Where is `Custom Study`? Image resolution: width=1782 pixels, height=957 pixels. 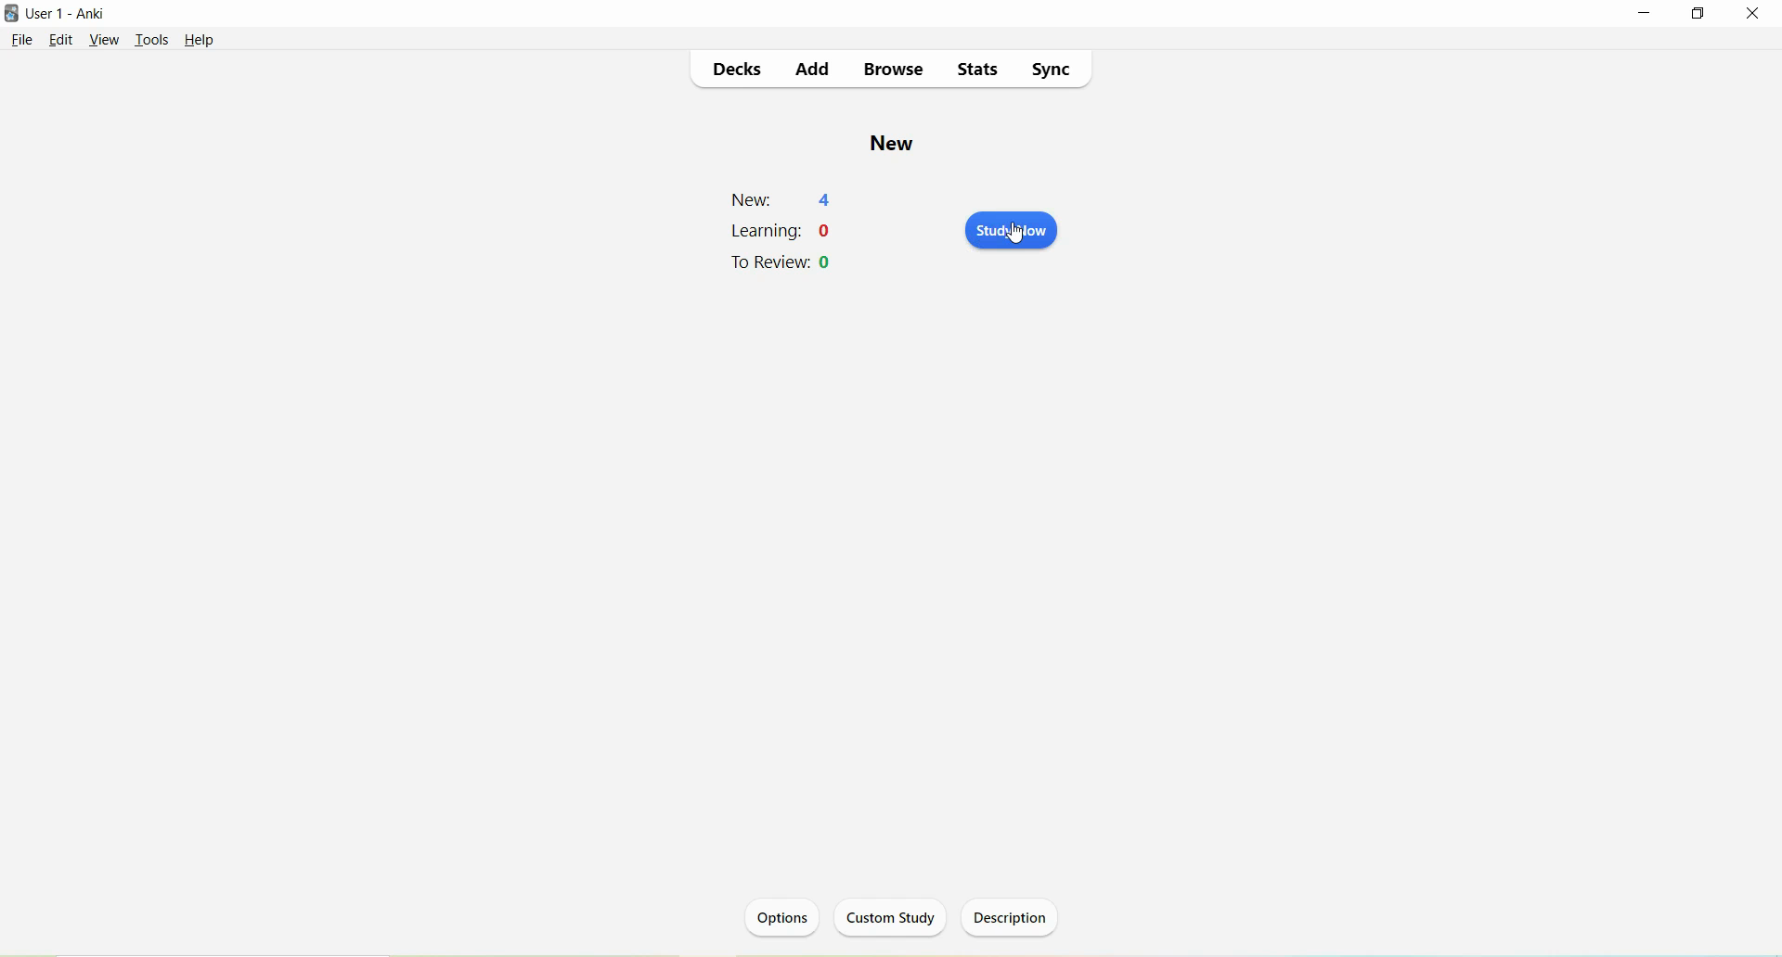
Custom Study is located at coordinates (894, 916).